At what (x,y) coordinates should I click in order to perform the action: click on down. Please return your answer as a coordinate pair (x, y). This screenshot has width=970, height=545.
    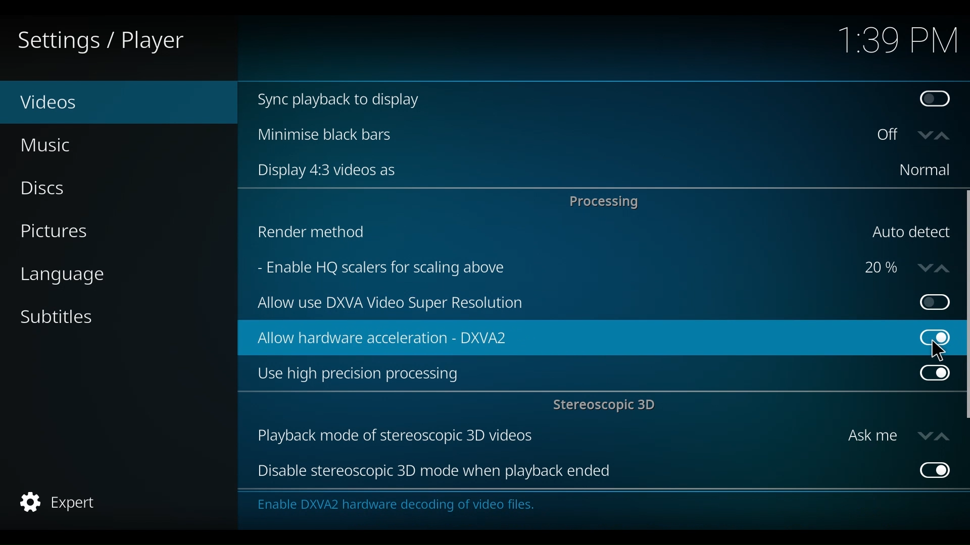
    Looking at the image, I should click on (924, 435).